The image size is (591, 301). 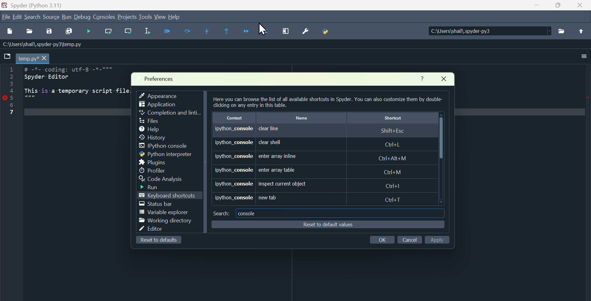 I want to click on Help, so click(x=420, y=78).